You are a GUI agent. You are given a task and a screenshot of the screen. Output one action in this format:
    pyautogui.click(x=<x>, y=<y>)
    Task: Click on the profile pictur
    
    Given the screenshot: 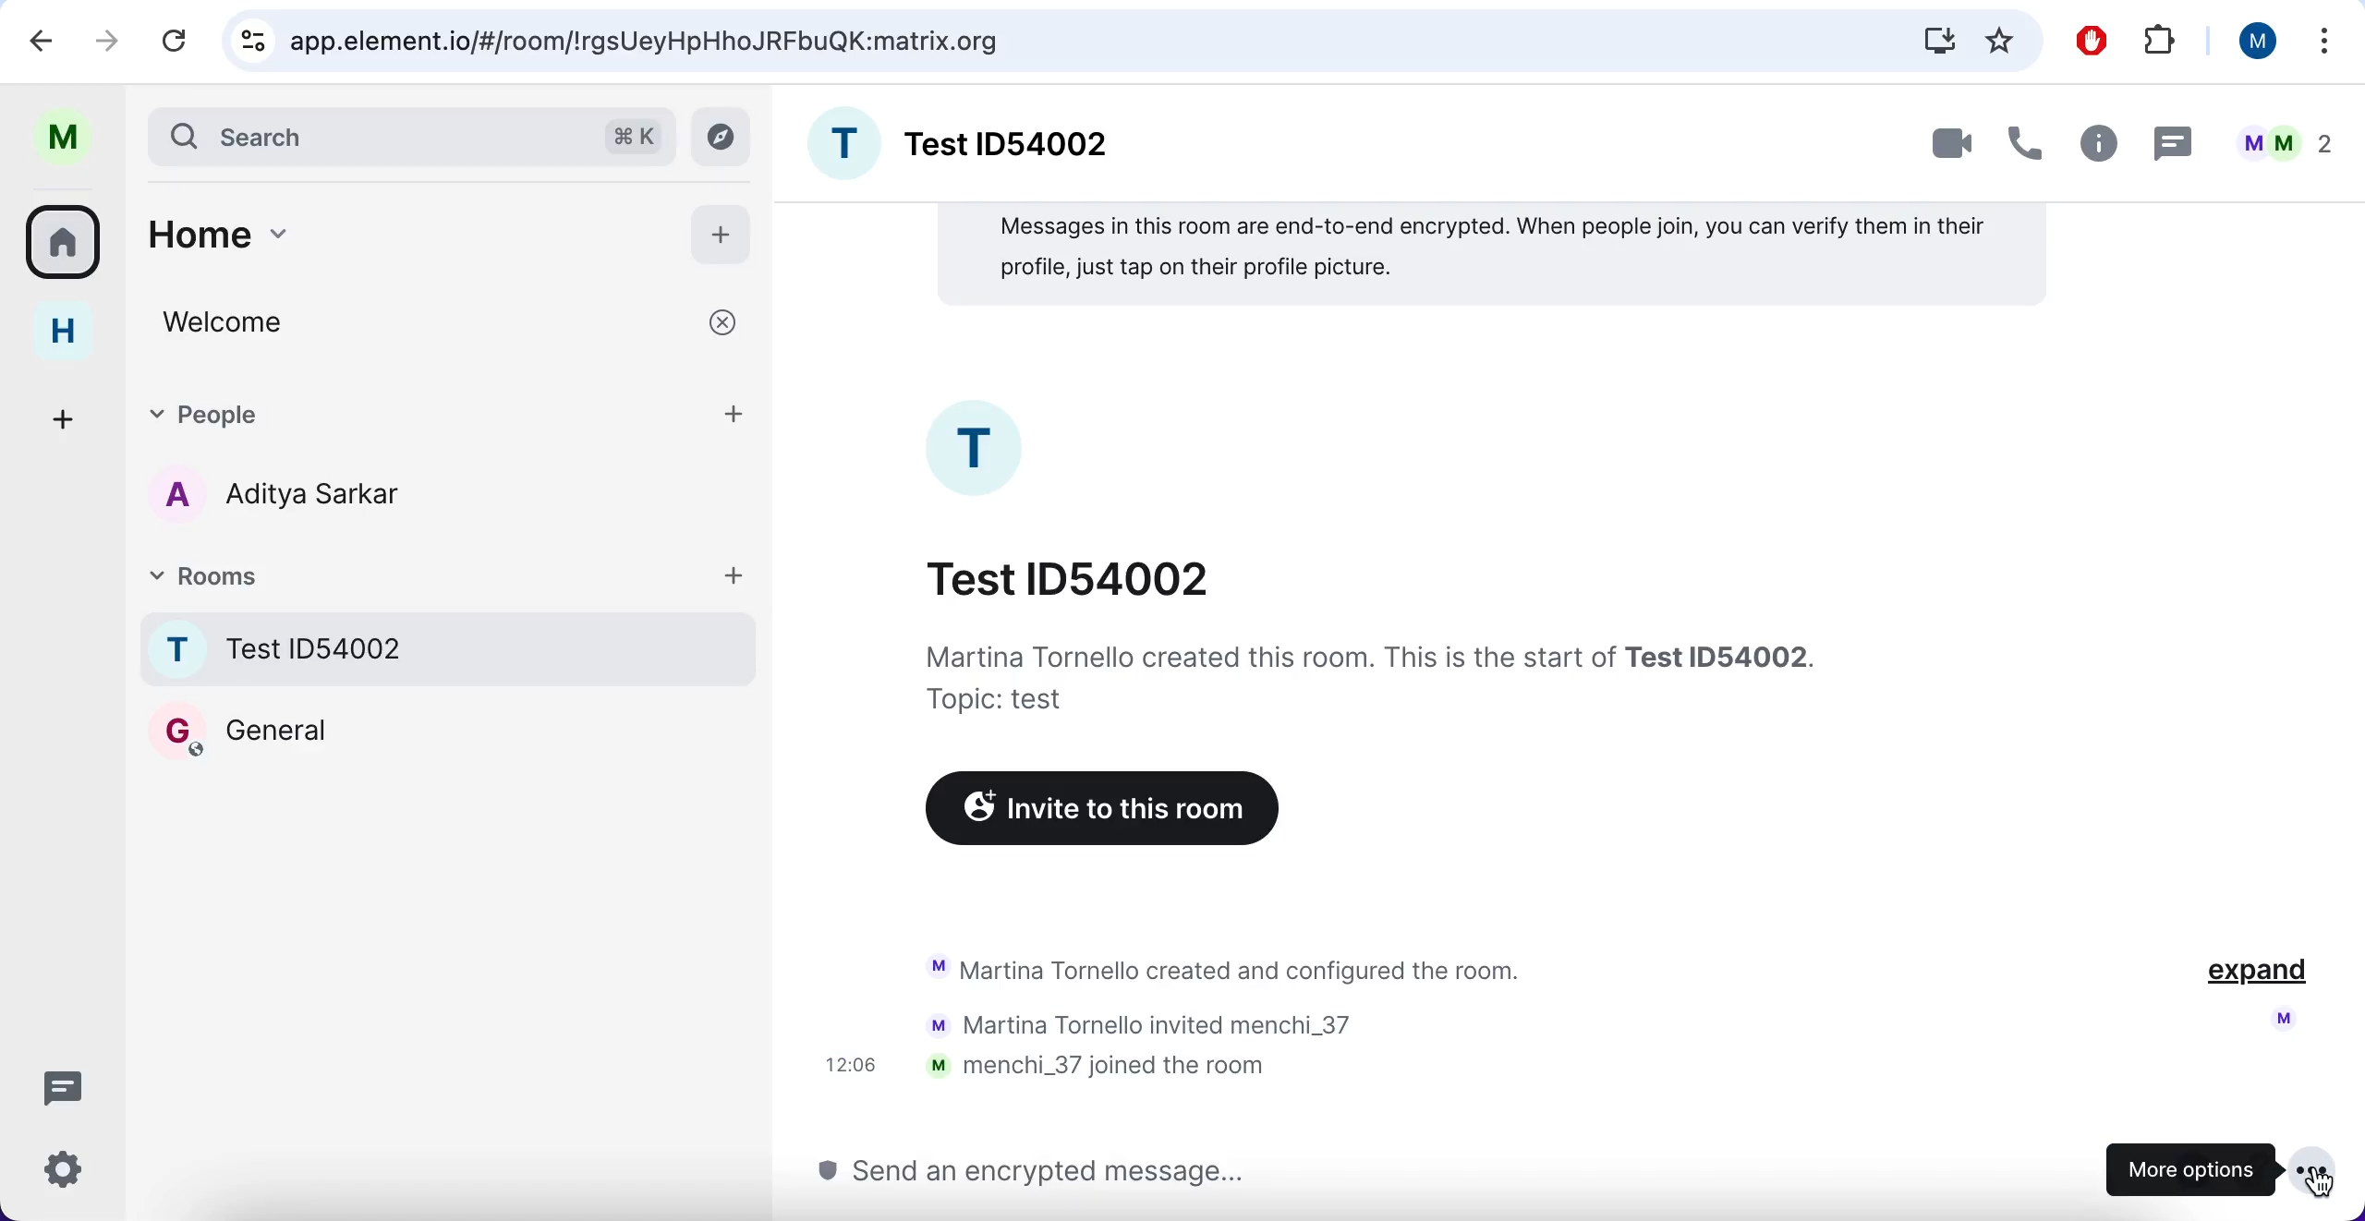 What is the action you would take?
    pyautogui.click(x=2279, y=1017)
    